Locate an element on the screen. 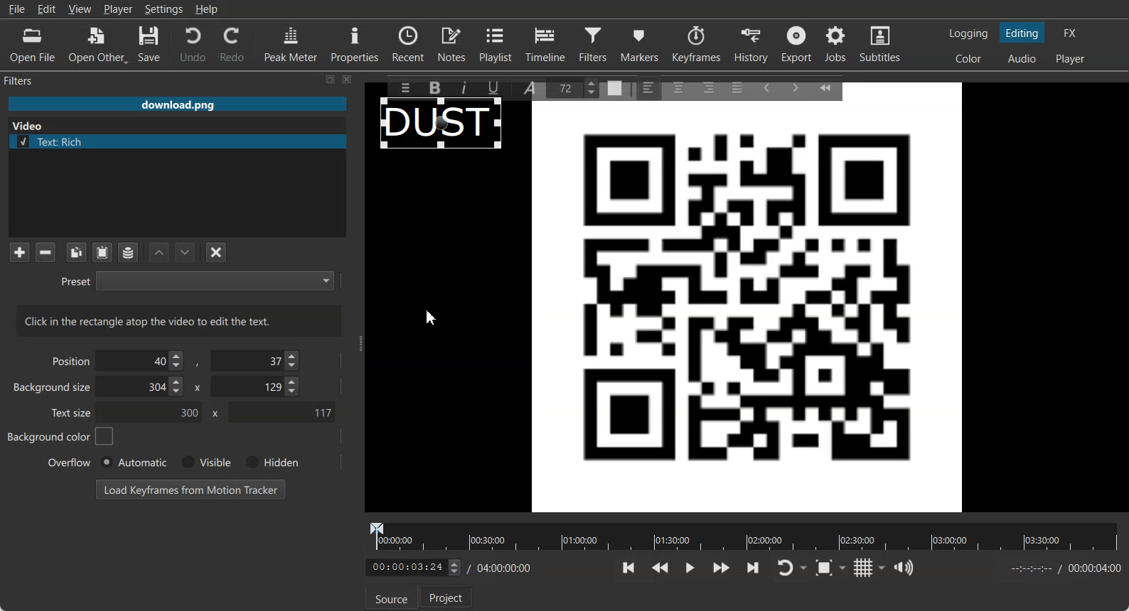 The width and height of the screenshot is (1129, 611). Export is located at coordinates (798, 44).